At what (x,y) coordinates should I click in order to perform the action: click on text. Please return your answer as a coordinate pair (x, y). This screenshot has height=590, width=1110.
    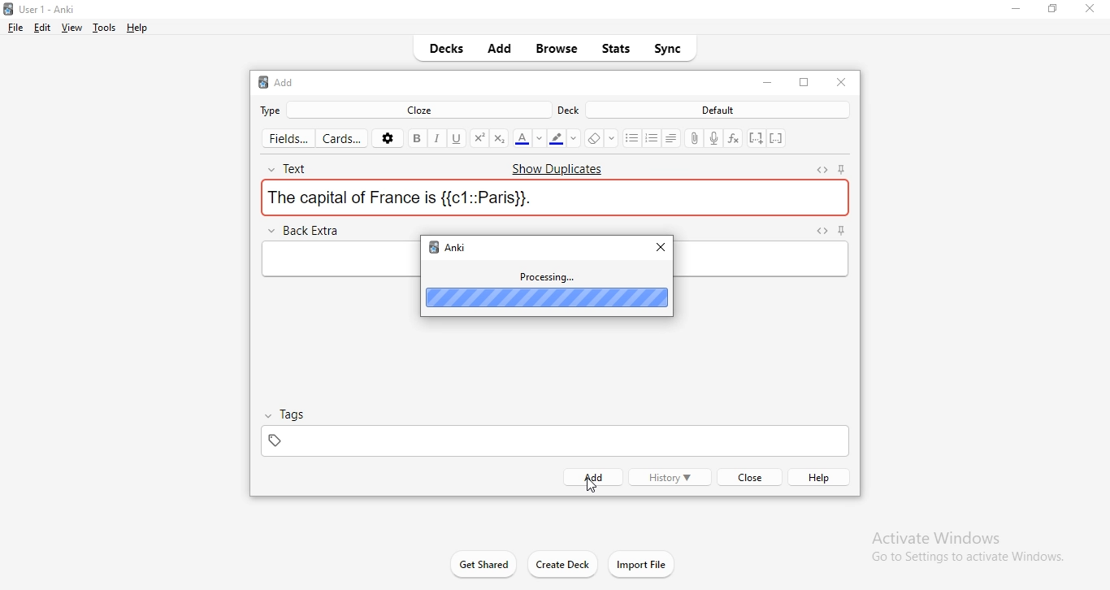
    Looking at the image, I should click on (298, 166).